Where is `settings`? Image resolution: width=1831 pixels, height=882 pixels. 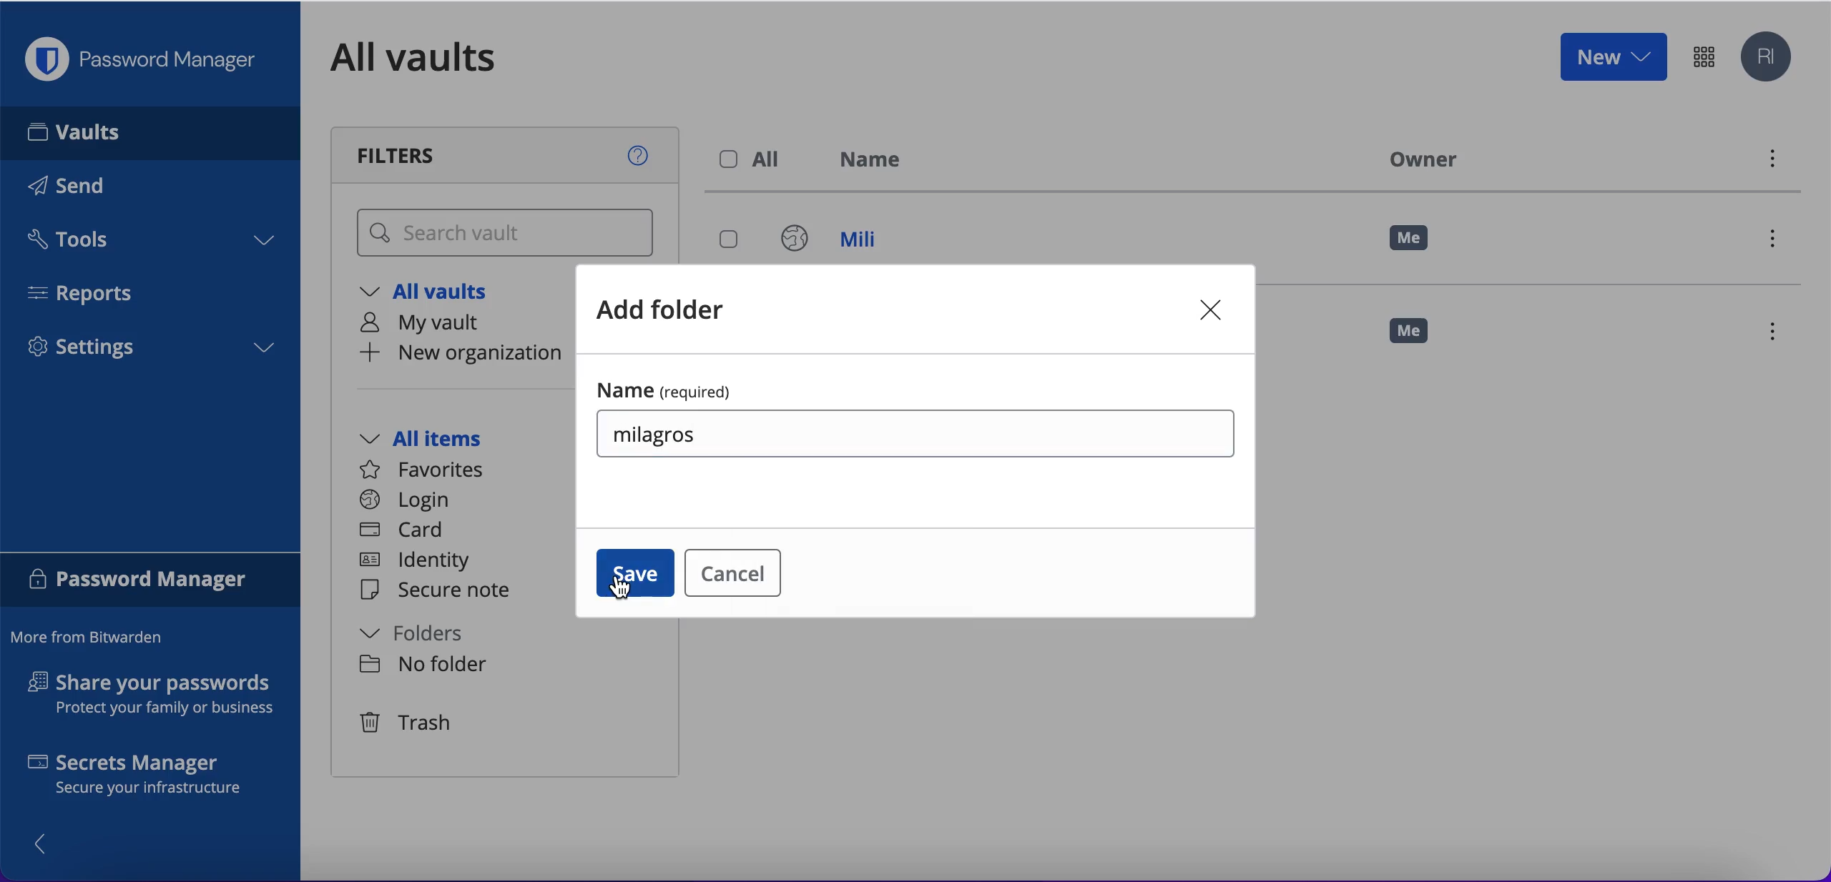 settings is located at coordinates (150, 352).